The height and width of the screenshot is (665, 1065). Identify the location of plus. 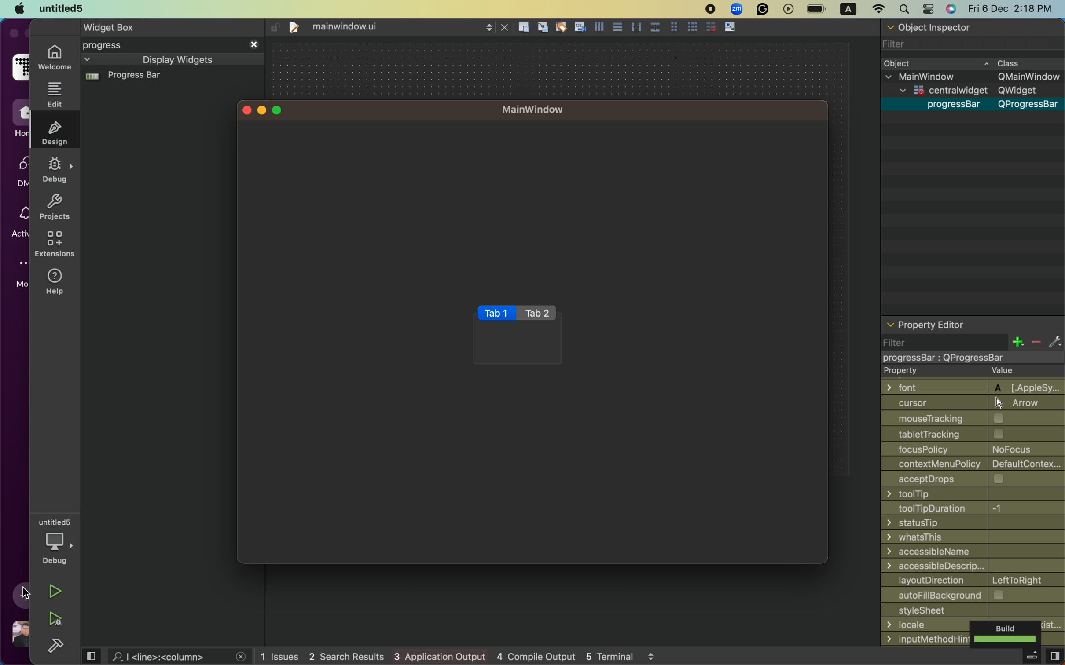
(1016, 343).